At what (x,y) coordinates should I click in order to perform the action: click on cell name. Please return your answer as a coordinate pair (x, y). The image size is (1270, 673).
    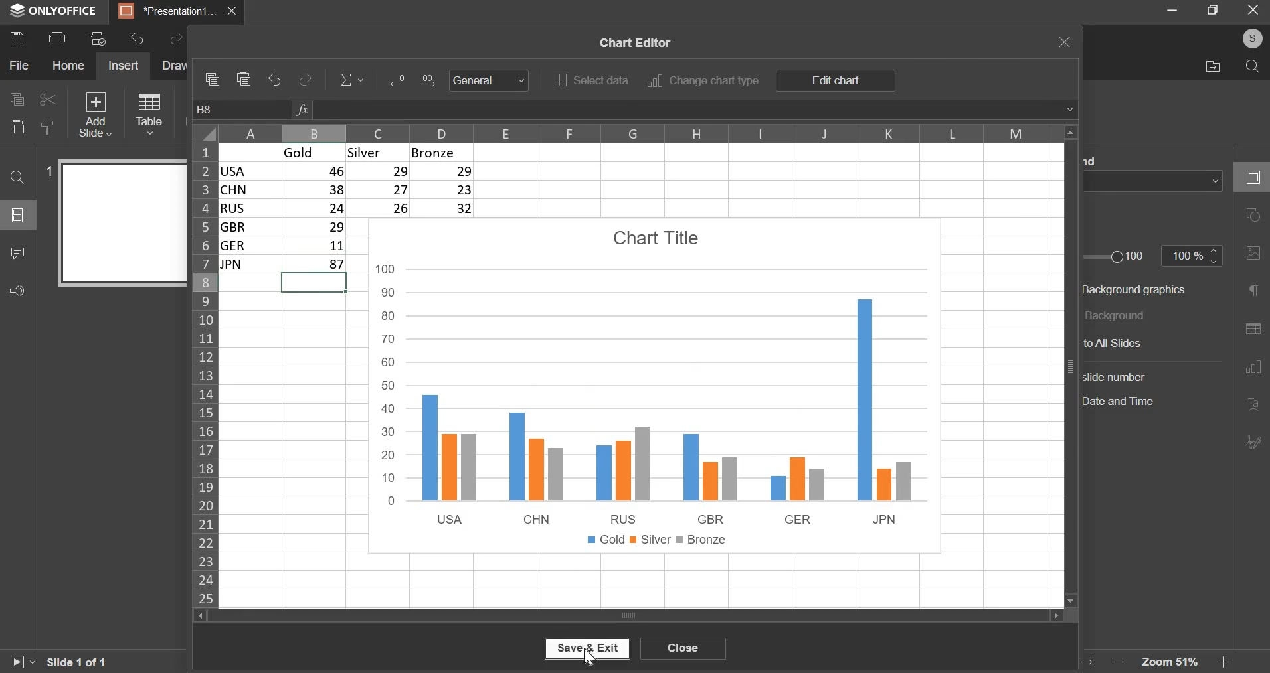
    Looking at the image, I should click on (242, 110).